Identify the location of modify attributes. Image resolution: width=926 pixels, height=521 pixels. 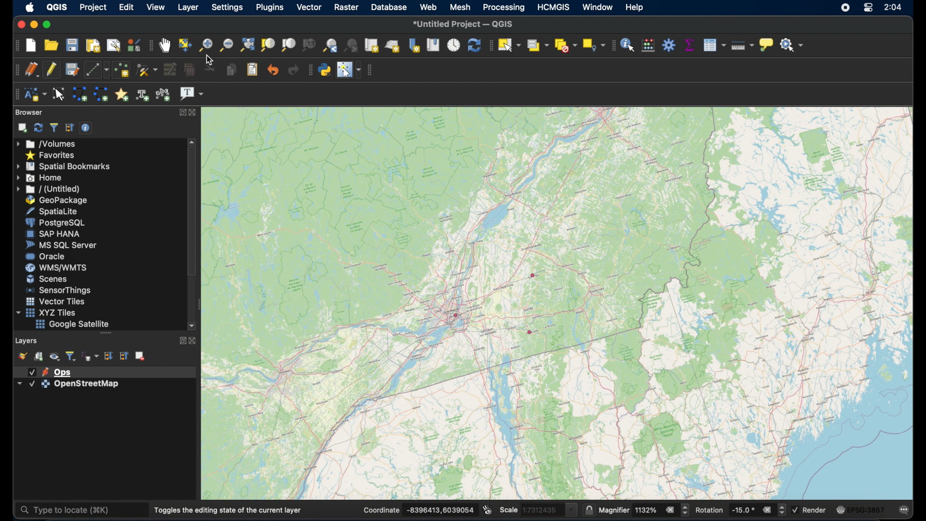
(170, 70).